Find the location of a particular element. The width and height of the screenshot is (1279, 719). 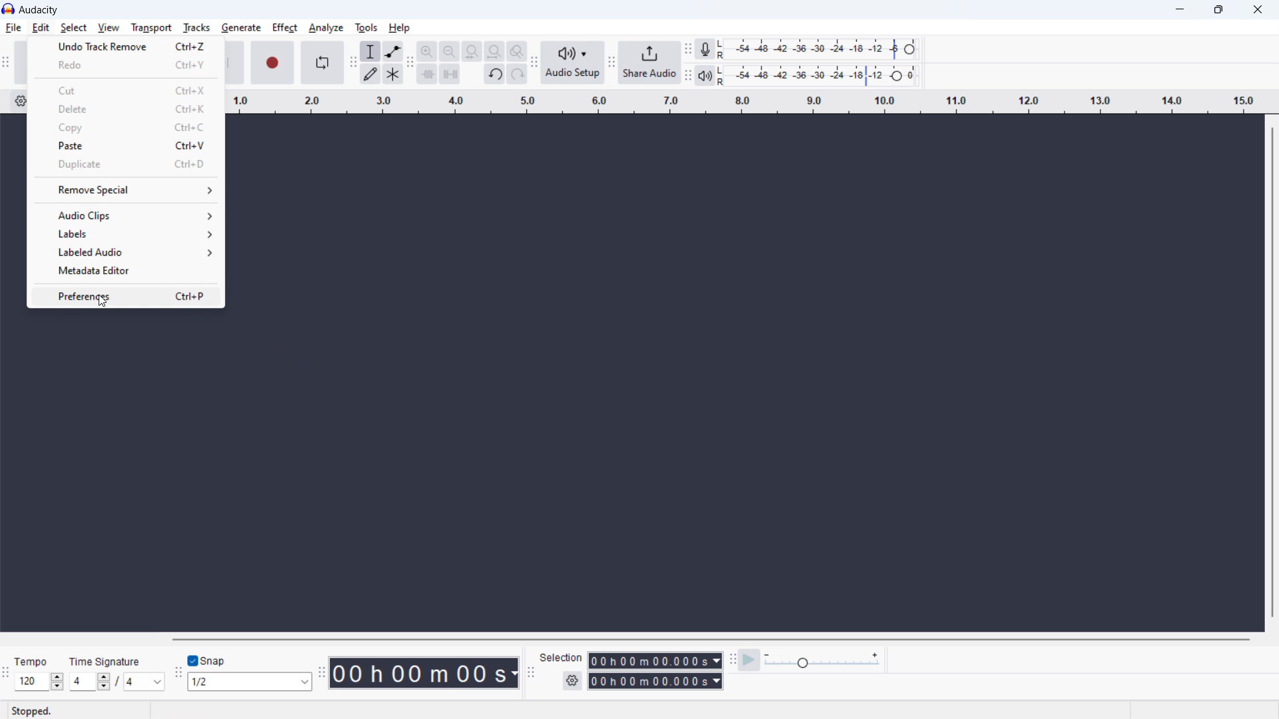

cut is located at coordinates (125, 89).